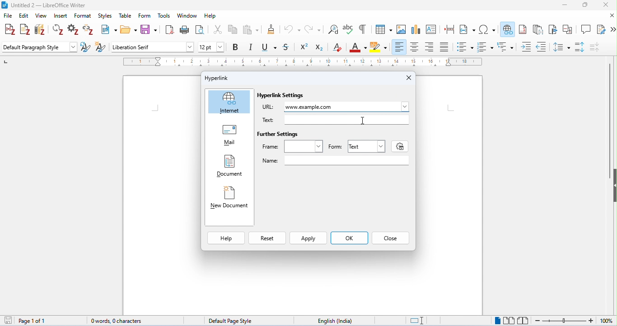  Describe the element at coordinates (416, 321) in the screenshot. I see `standard selection` at that location.